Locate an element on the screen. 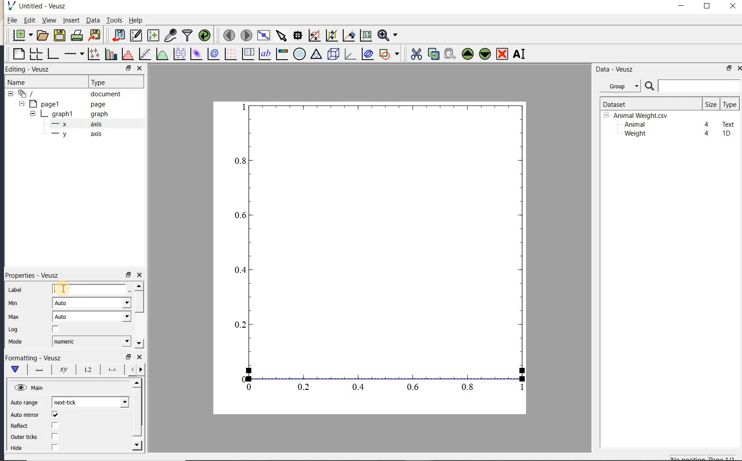  Data - Veusz is located at coordinates (622, 87).